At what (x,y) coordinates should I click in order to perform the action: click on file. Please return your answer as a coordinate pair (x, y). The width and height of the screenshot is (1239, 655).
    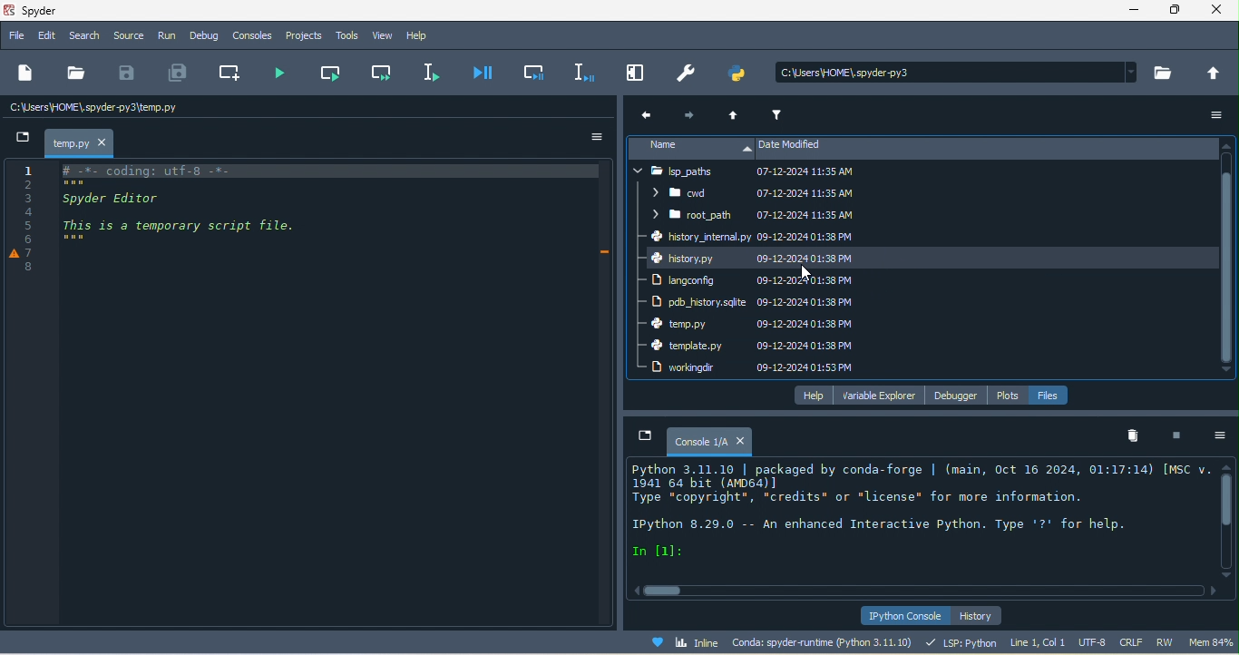
    Looking at the image, I should click on (14, 38).